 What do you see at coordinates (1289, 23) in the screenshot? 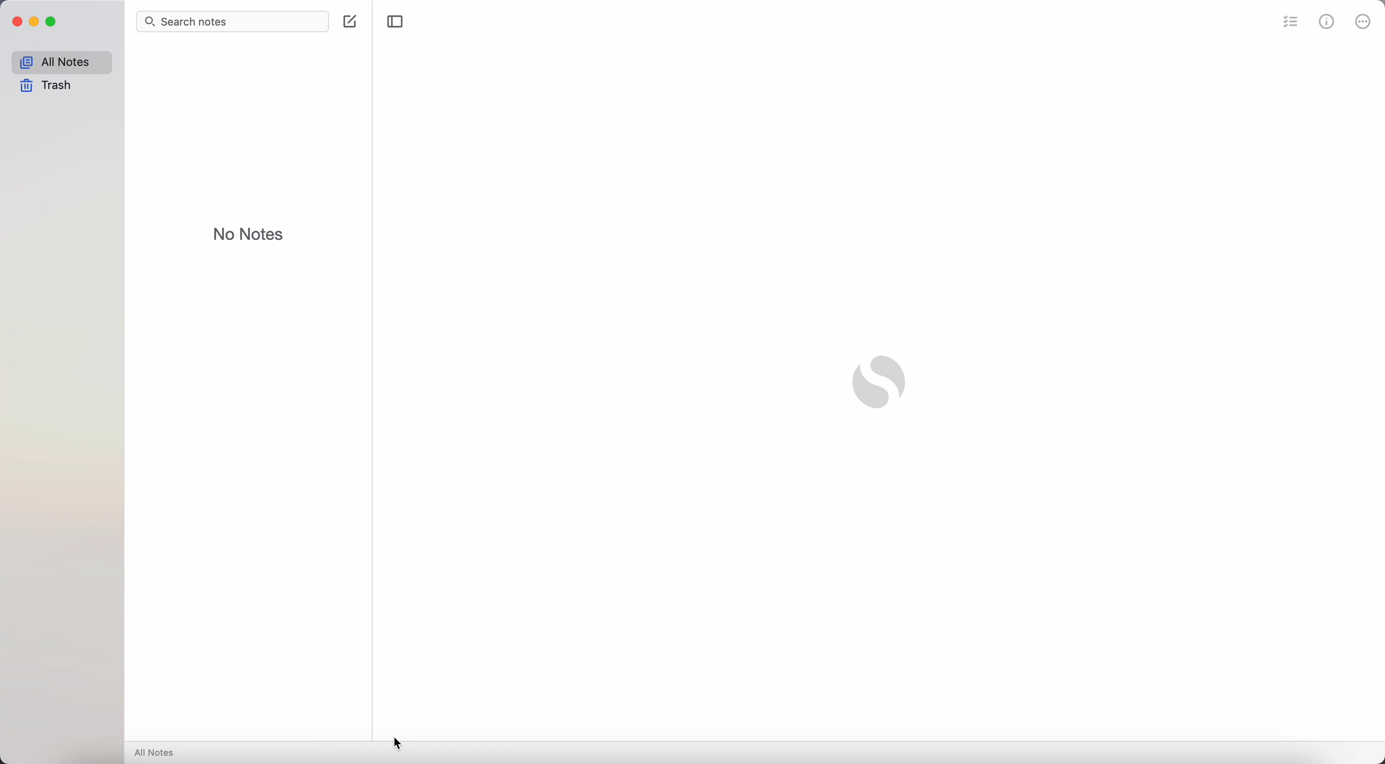
I see `check list` at bounding box center [1289, 23].